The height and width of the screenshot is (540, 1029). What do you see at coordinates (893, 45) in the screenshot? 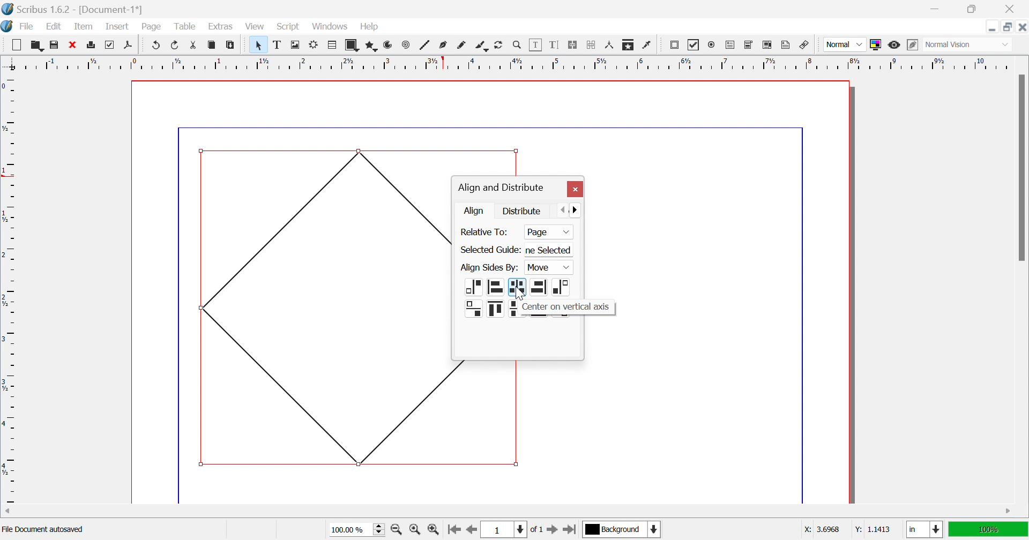
I see `Preview mode` at bounding box center [893, 45].